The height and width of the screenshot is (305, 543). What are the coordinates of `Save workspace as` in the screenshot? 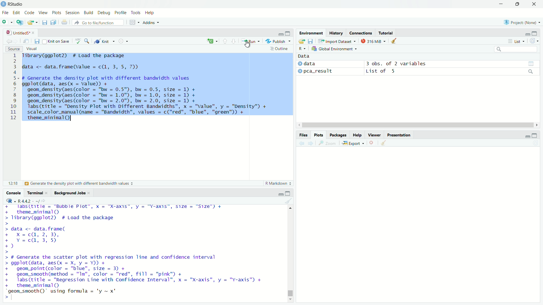 It's located at (311, 41).